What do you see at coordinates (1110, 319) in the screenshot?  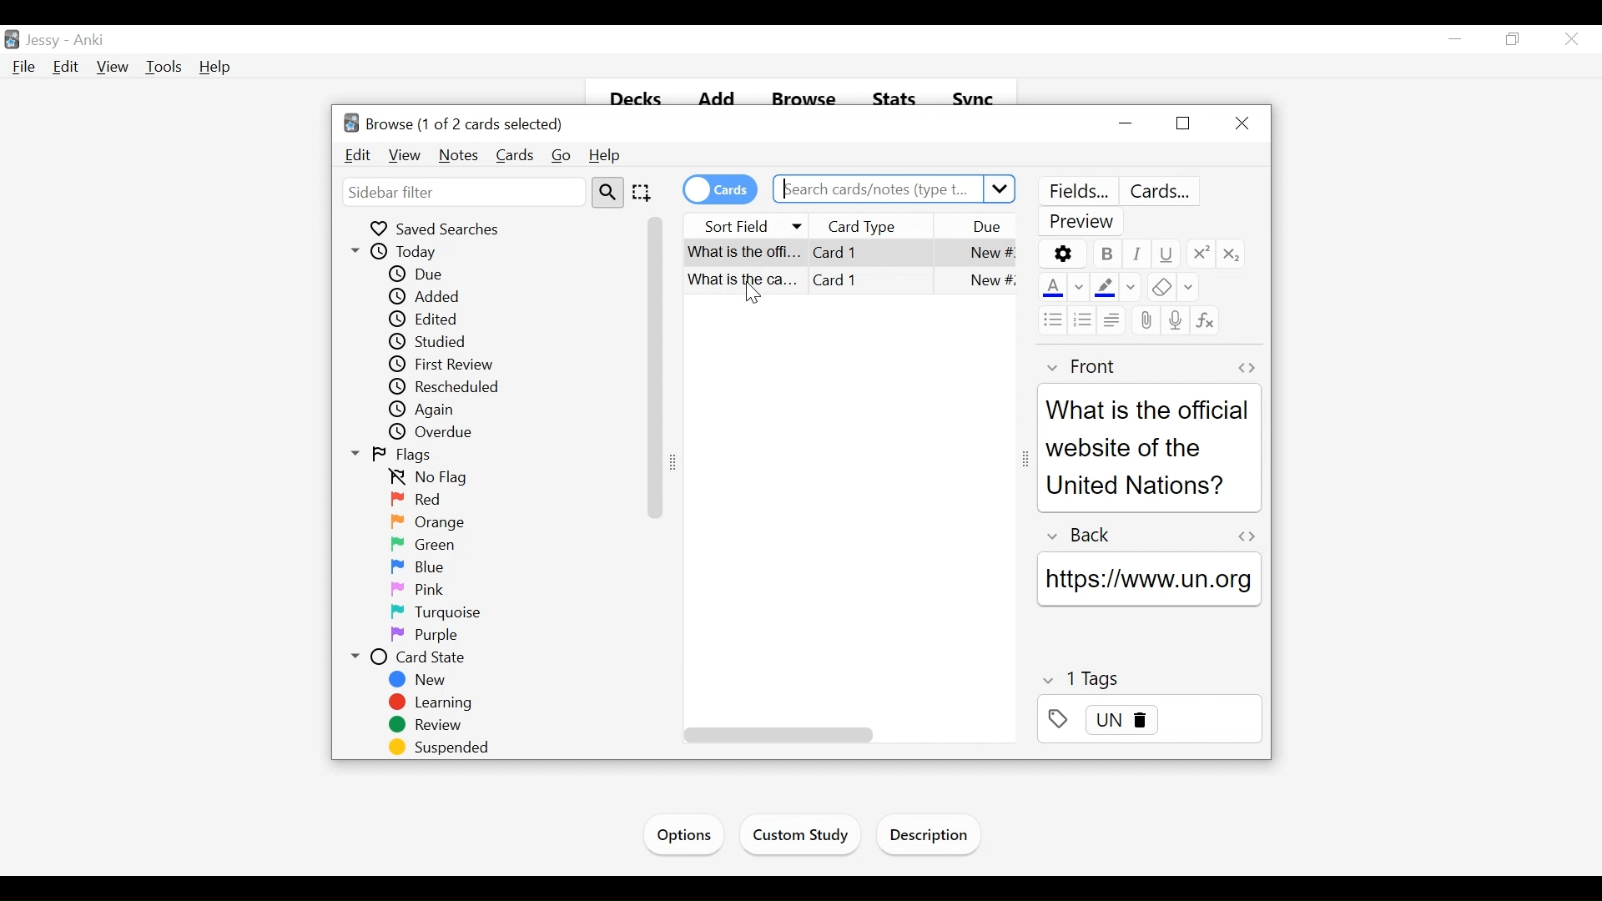 I see `Alignment` at bounding box center [1110, 319].